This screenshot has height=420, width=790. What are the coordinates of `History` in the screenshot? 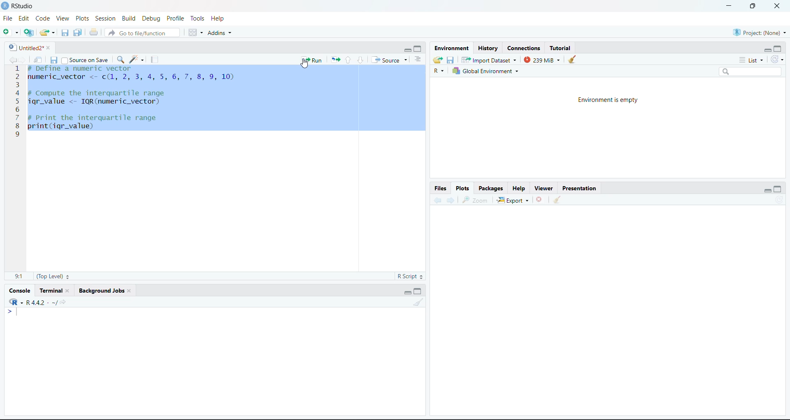 It's located at (488, 48).